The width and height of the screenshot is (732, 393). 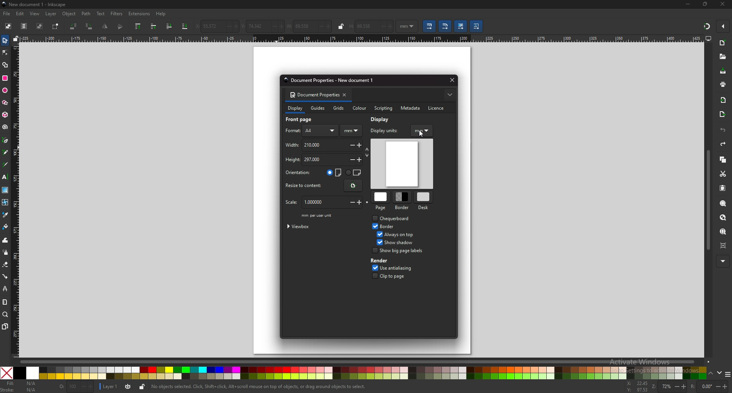 I want to click on file, so click(x=7, y=14).